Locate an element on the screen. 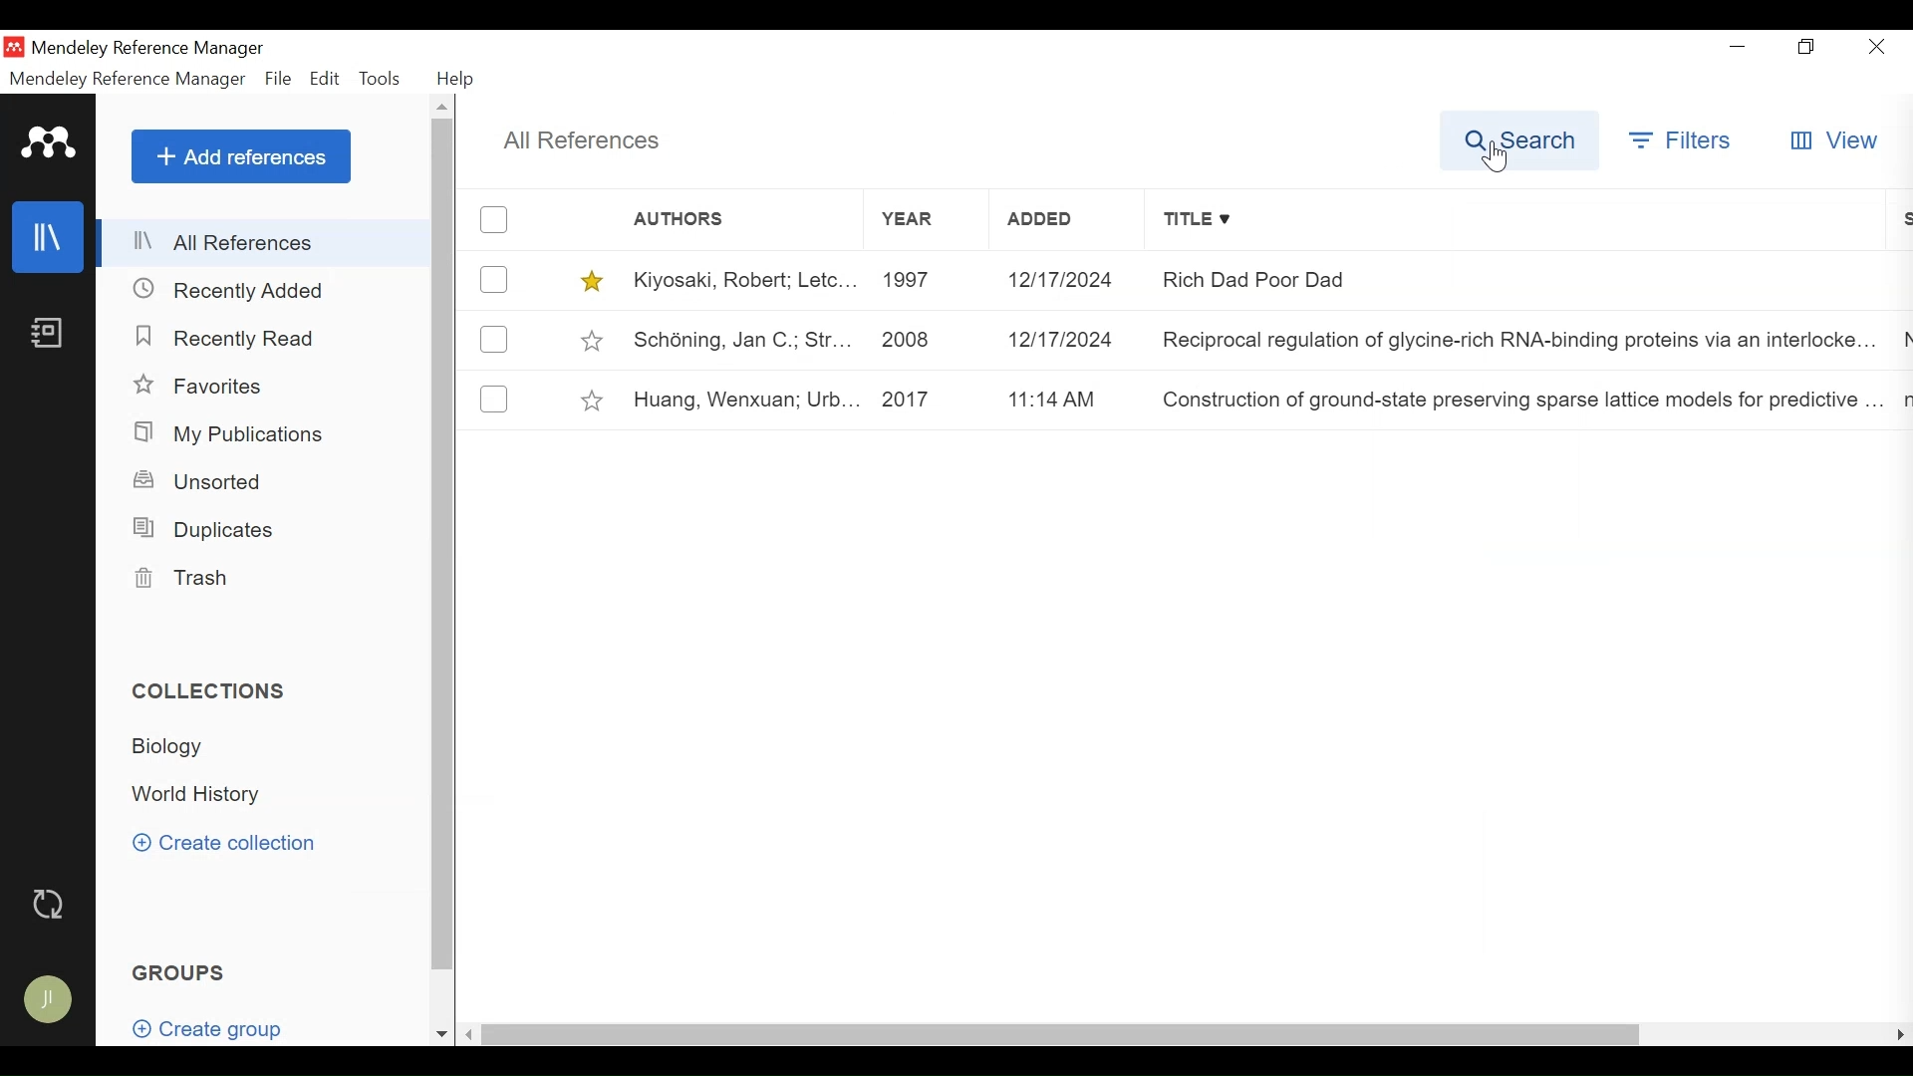 The image size is (1913, 1076). Kiyosaki, Robert is located at coordinates (740, 279).